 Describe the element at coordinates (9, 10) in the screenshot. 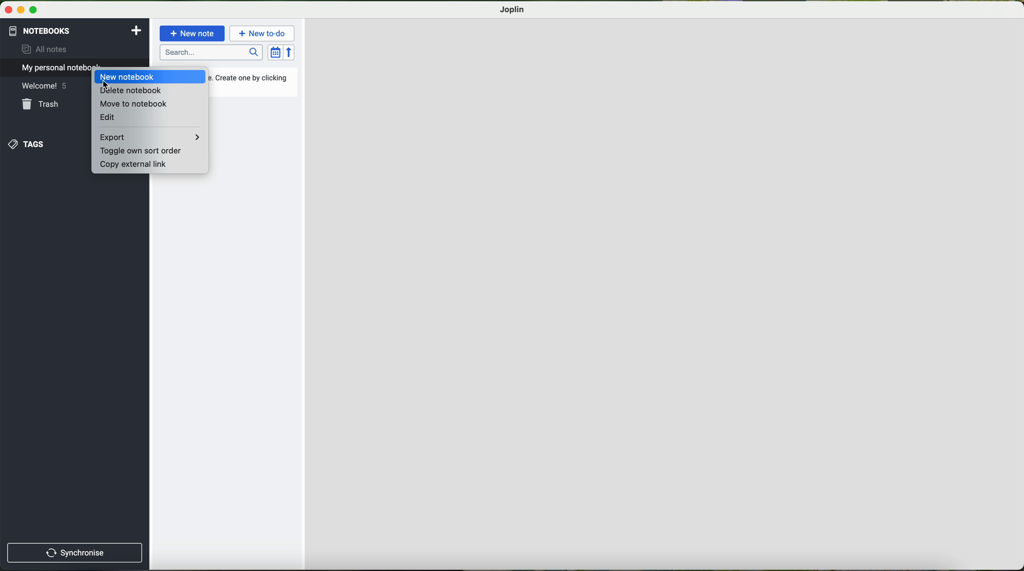

I see `close` at that location.